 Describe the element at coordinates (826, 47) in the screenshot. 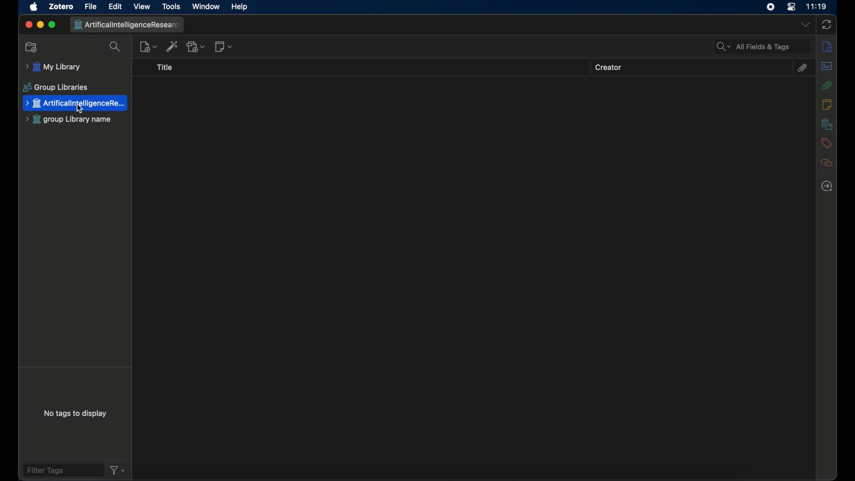

I see `info` at that location.